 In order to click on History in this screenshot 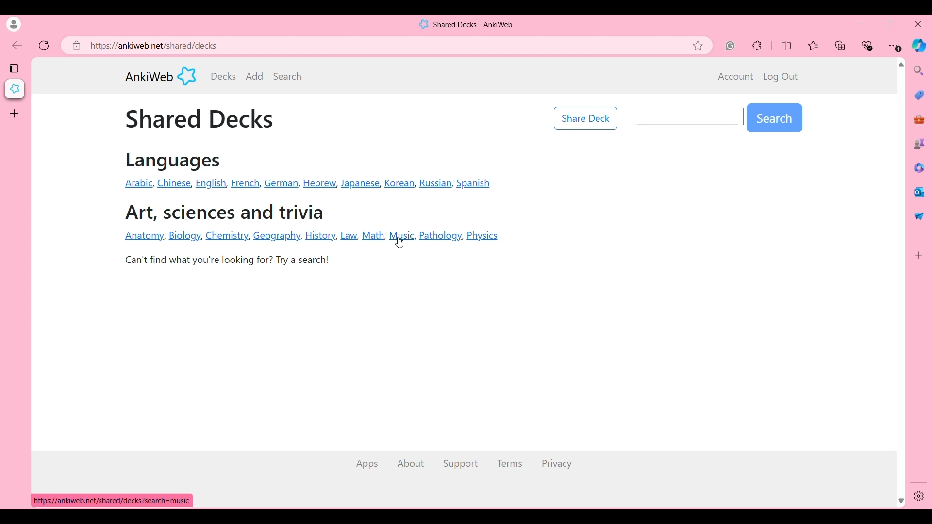, I will do `click(319, 236)`.